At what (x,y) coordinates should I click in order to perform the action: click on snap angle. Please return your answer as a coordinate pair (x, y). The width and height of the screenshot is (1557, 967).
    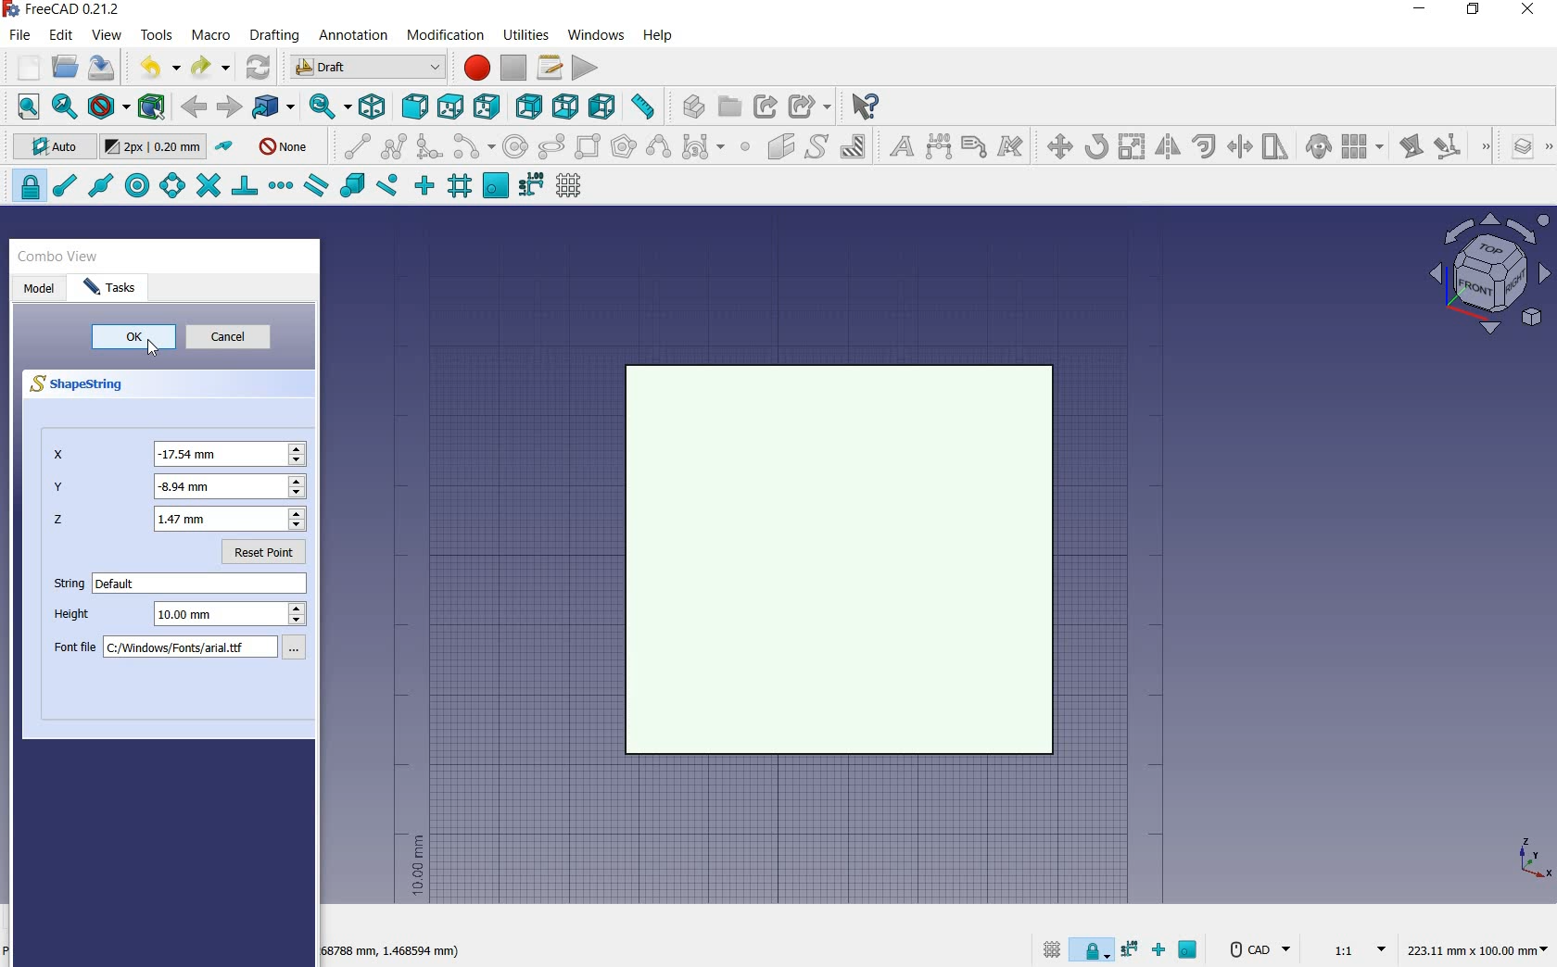
    Looking at the image, I should click on (170, 187).